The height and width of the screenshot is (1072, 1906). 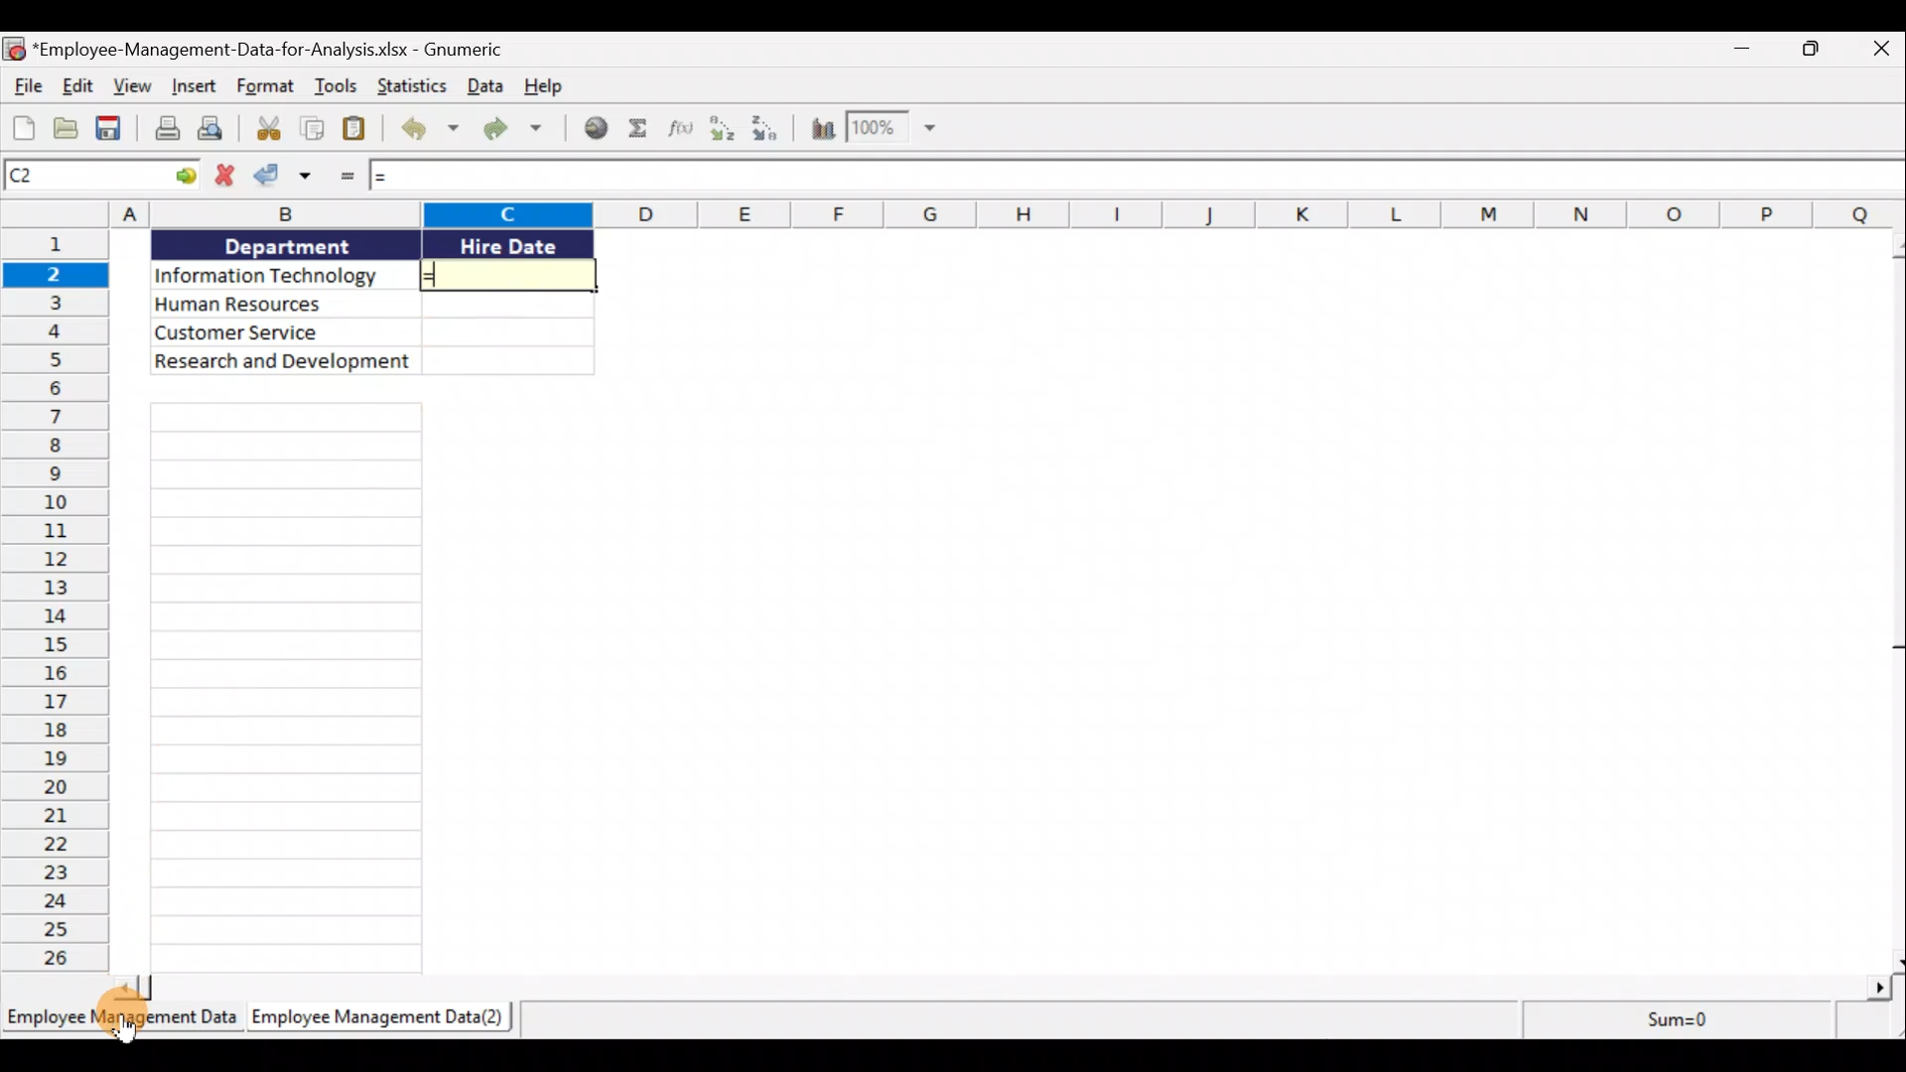 I want to click on Maximise, so click(x=1820, y=49).